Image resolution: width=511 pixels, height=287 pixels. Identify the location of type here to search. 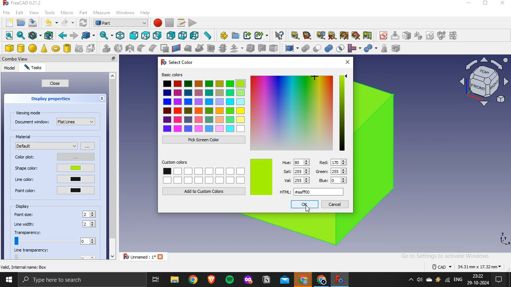
(55, 280).